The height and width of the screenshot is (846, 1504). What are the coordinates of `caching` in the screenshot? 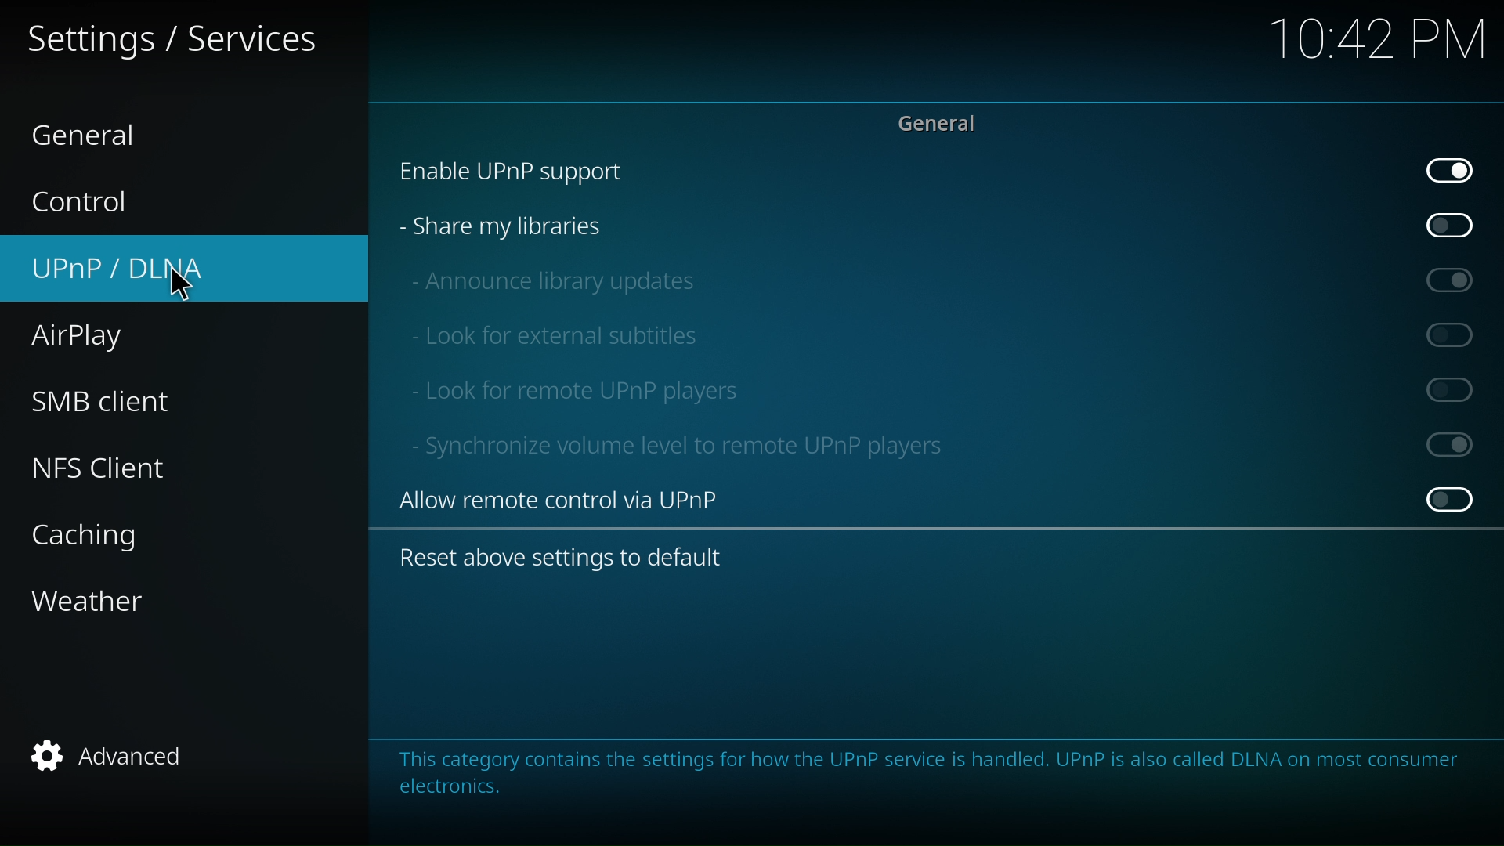 It's located at (98, 537).